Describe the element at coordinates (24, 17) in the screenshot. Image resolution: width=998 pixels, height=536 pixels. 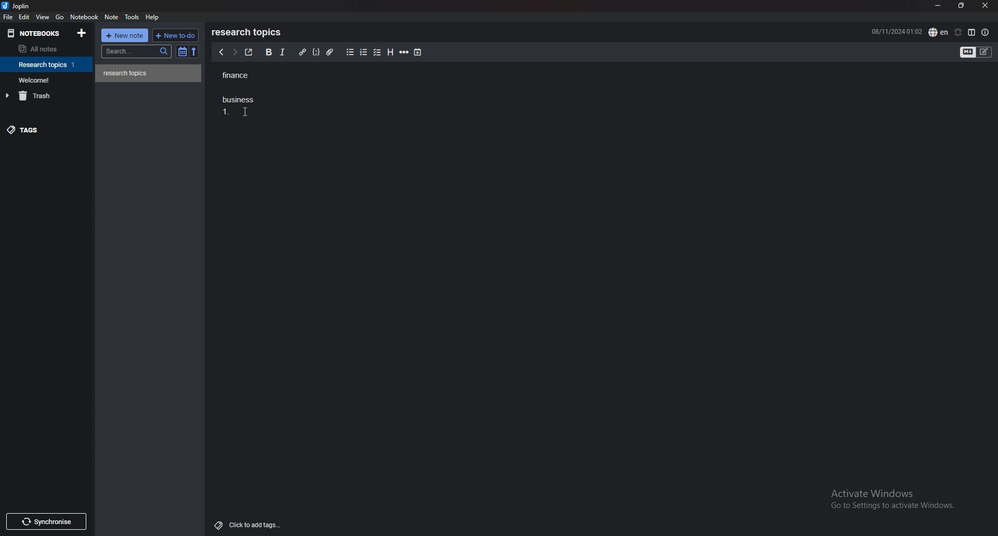
I see `edit` at that location.